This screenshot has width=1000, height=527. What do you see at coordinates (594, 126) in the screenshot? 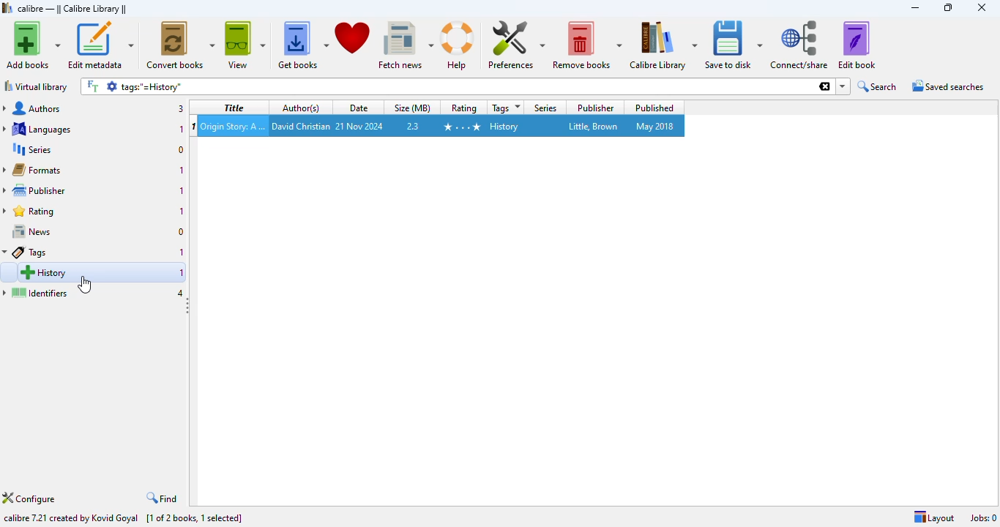
I see `little, brown` at bounding box center [594, 126].